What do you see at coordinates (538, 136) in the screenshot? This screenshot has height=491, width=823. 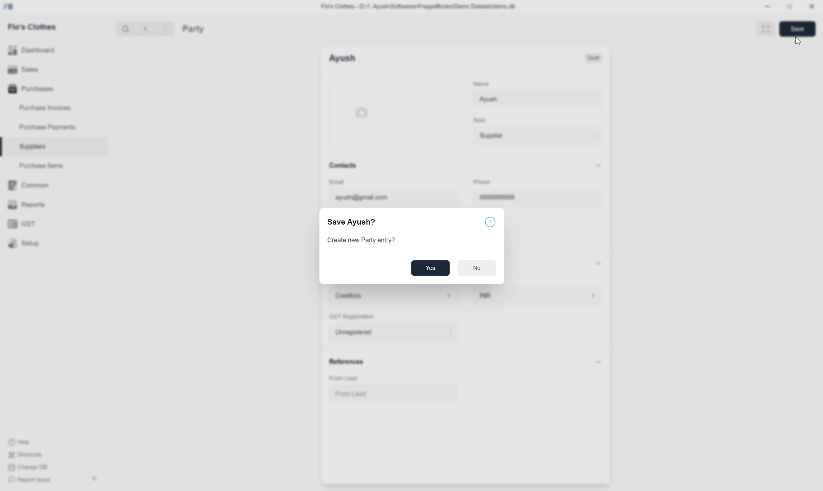 I see `Supplier` at bounding box center [538, 136].